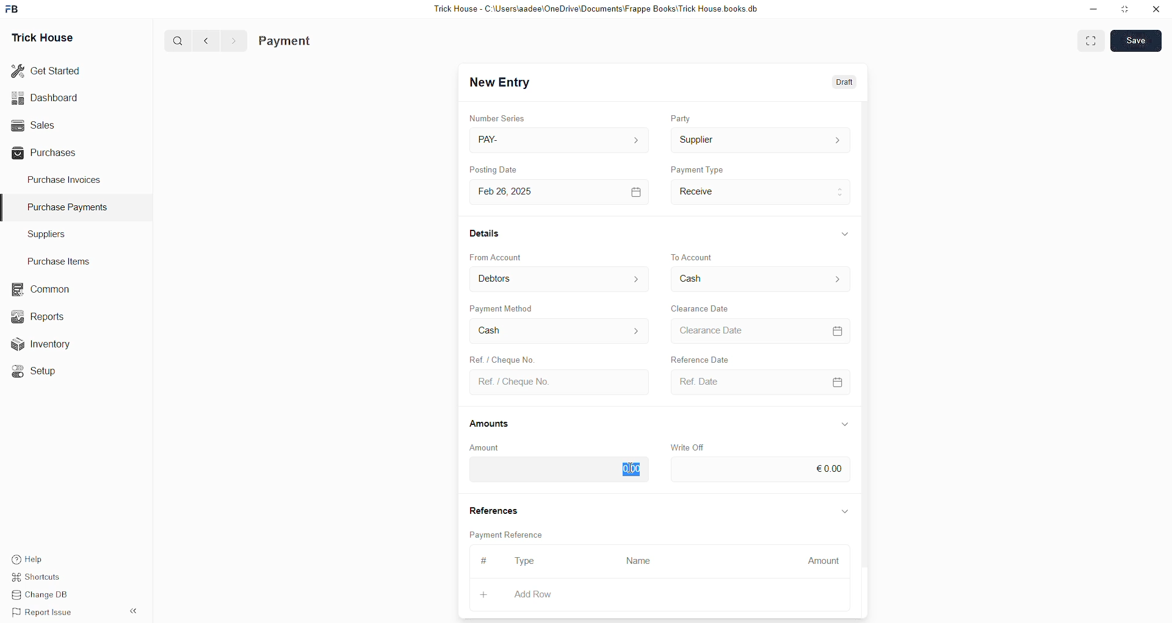 This screenshot has height=623, width=1172. I want to click on Feb 26, 2025 , so click(557, 191).